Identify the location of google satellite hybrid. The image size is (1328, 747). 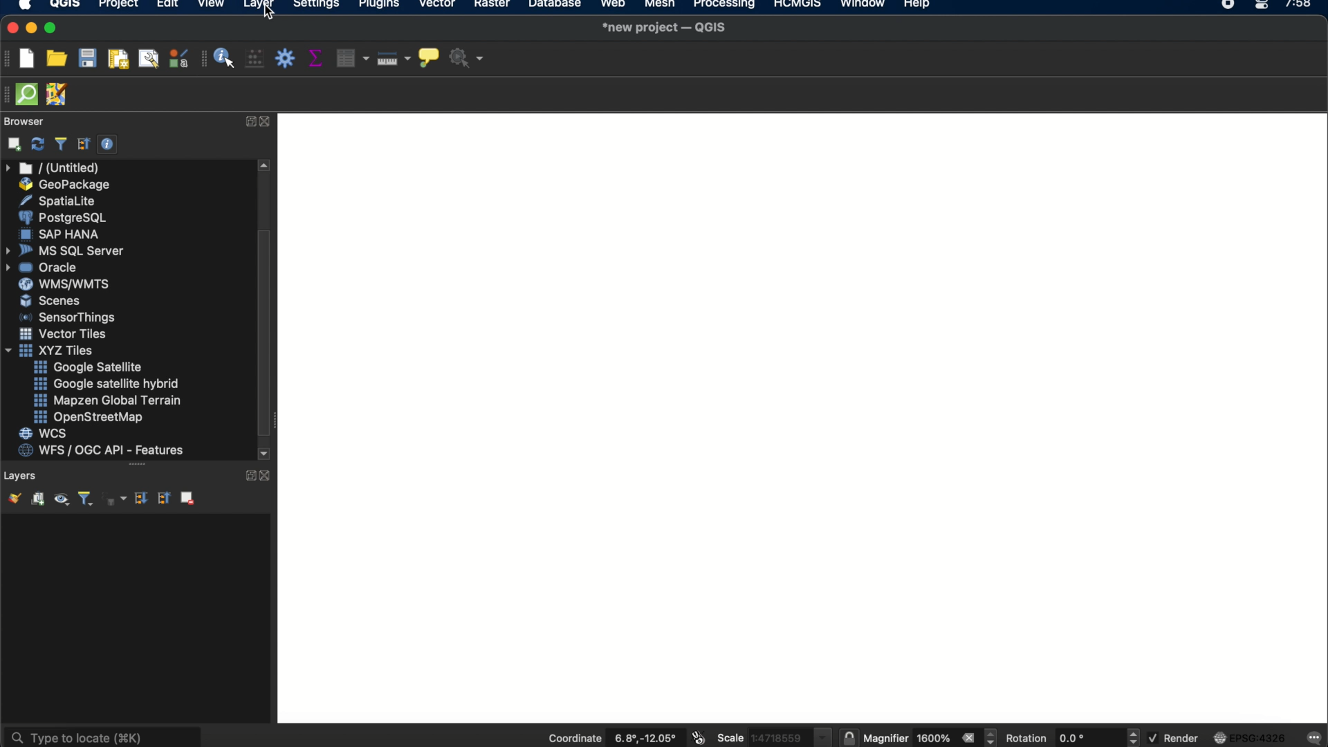
(108, 384).